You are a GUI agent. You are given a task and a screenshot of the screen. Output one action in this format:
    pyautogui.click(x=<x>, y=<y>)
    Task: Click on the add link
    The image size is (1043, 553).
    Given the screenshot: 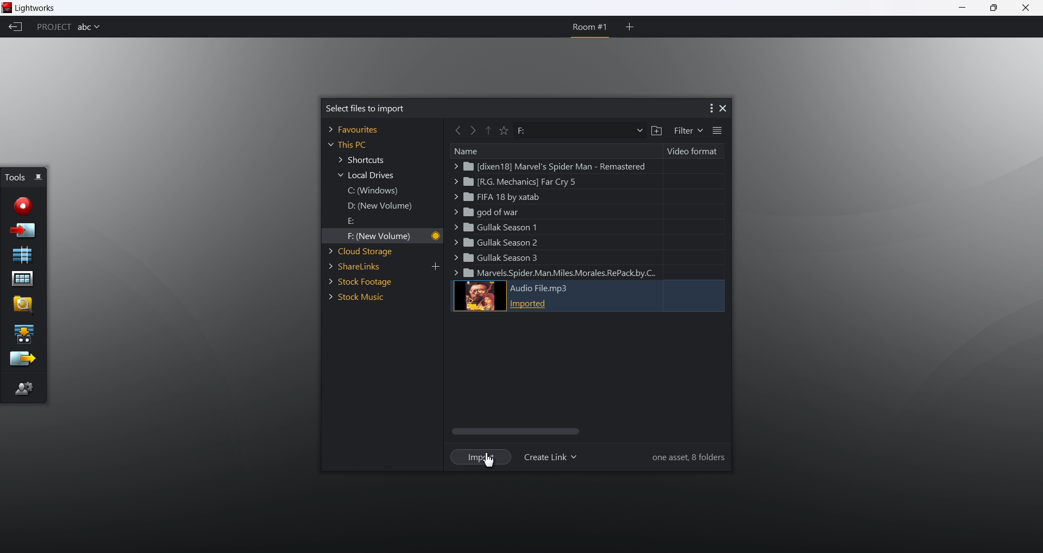 What is the action you would take?
    pyautogui.click(x=435, y=267)
    